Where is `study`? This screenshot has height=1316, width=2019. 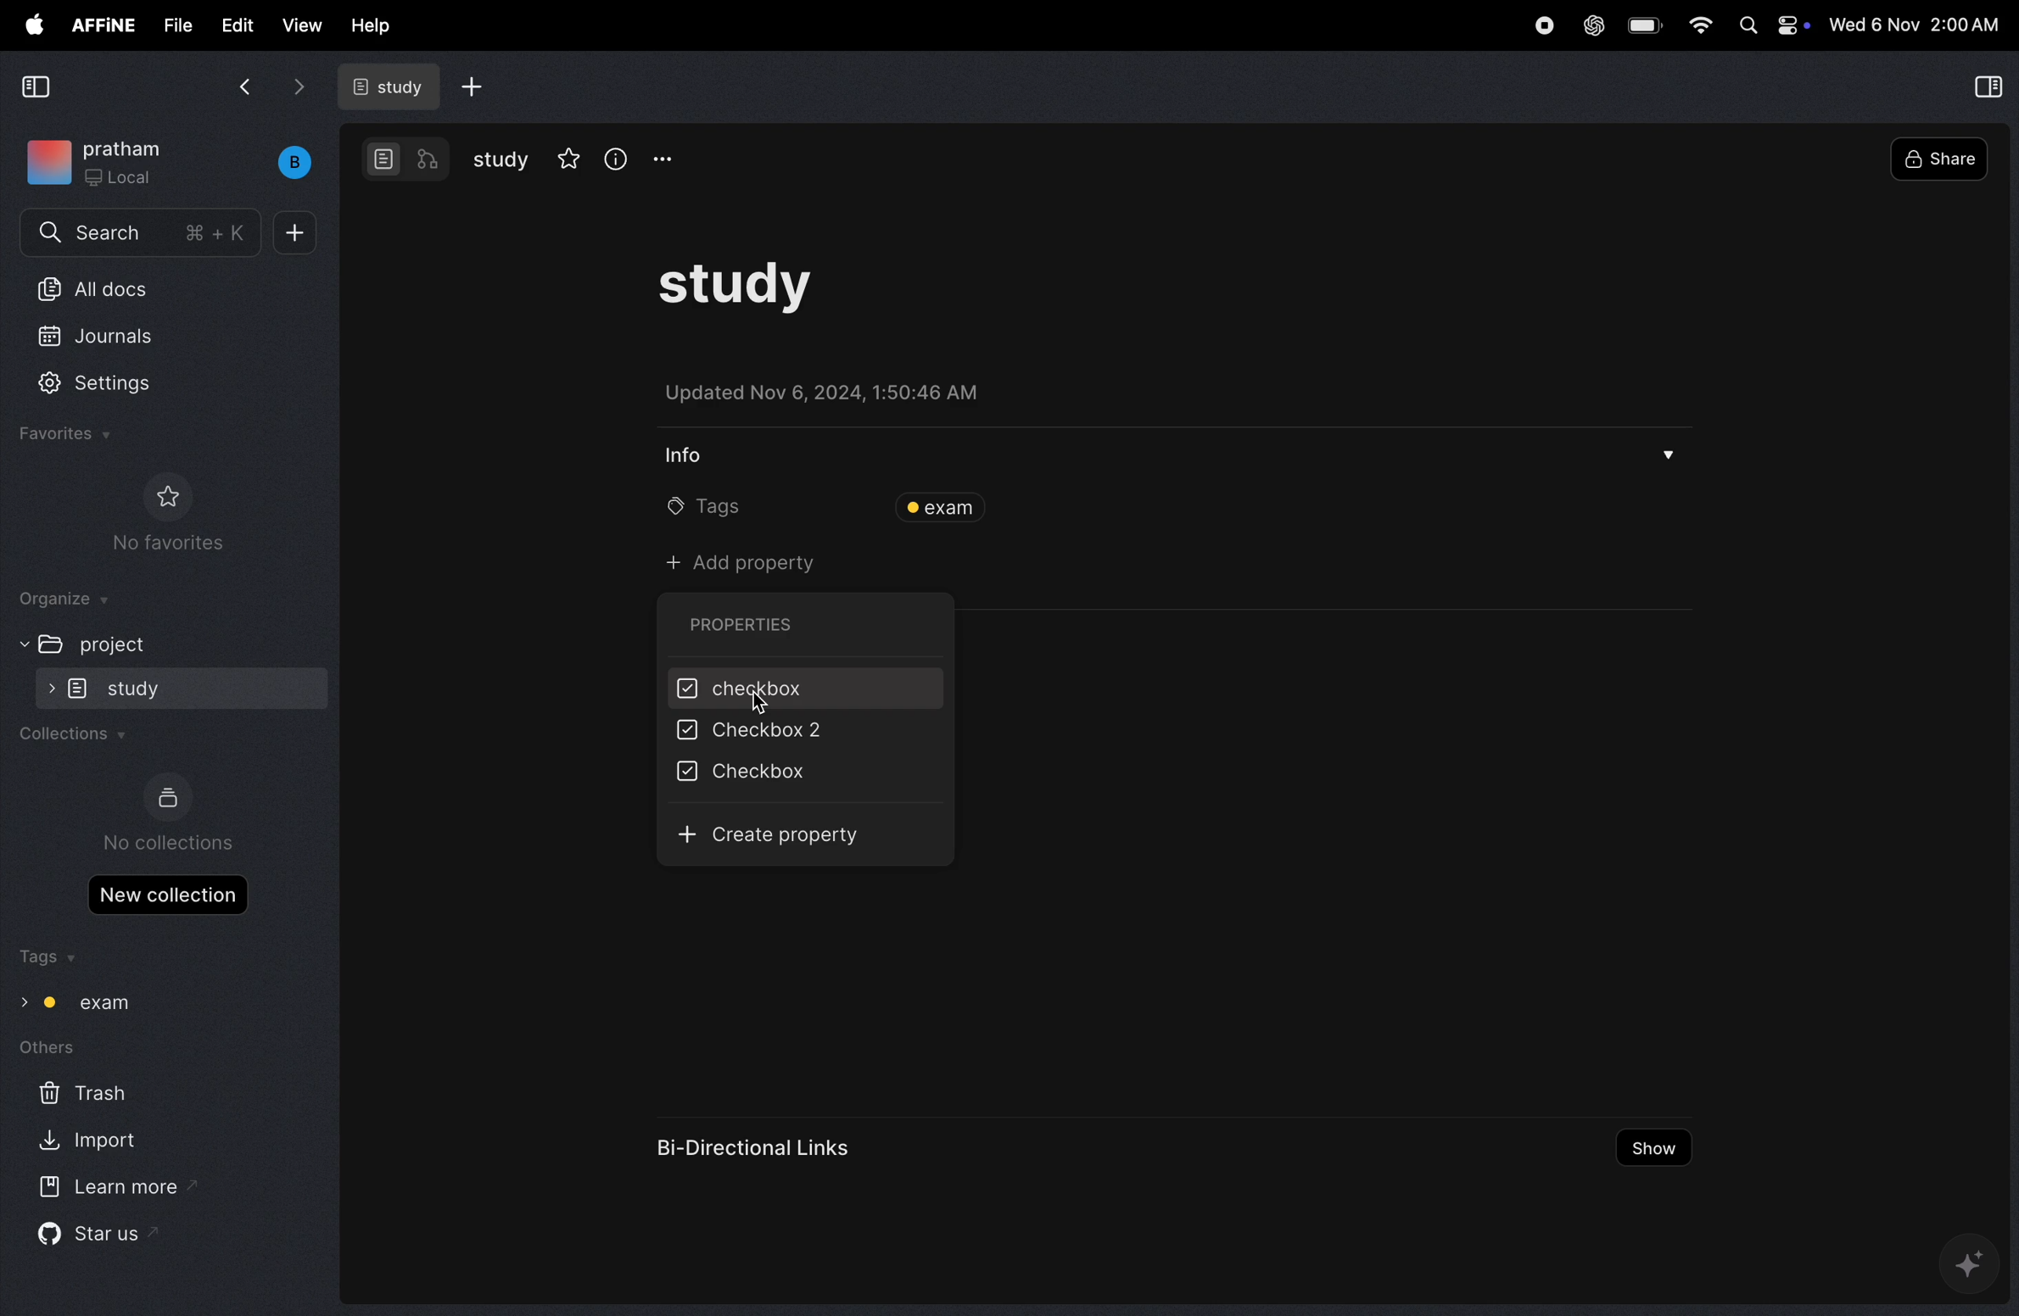
study is located at coordinates (503, 159).